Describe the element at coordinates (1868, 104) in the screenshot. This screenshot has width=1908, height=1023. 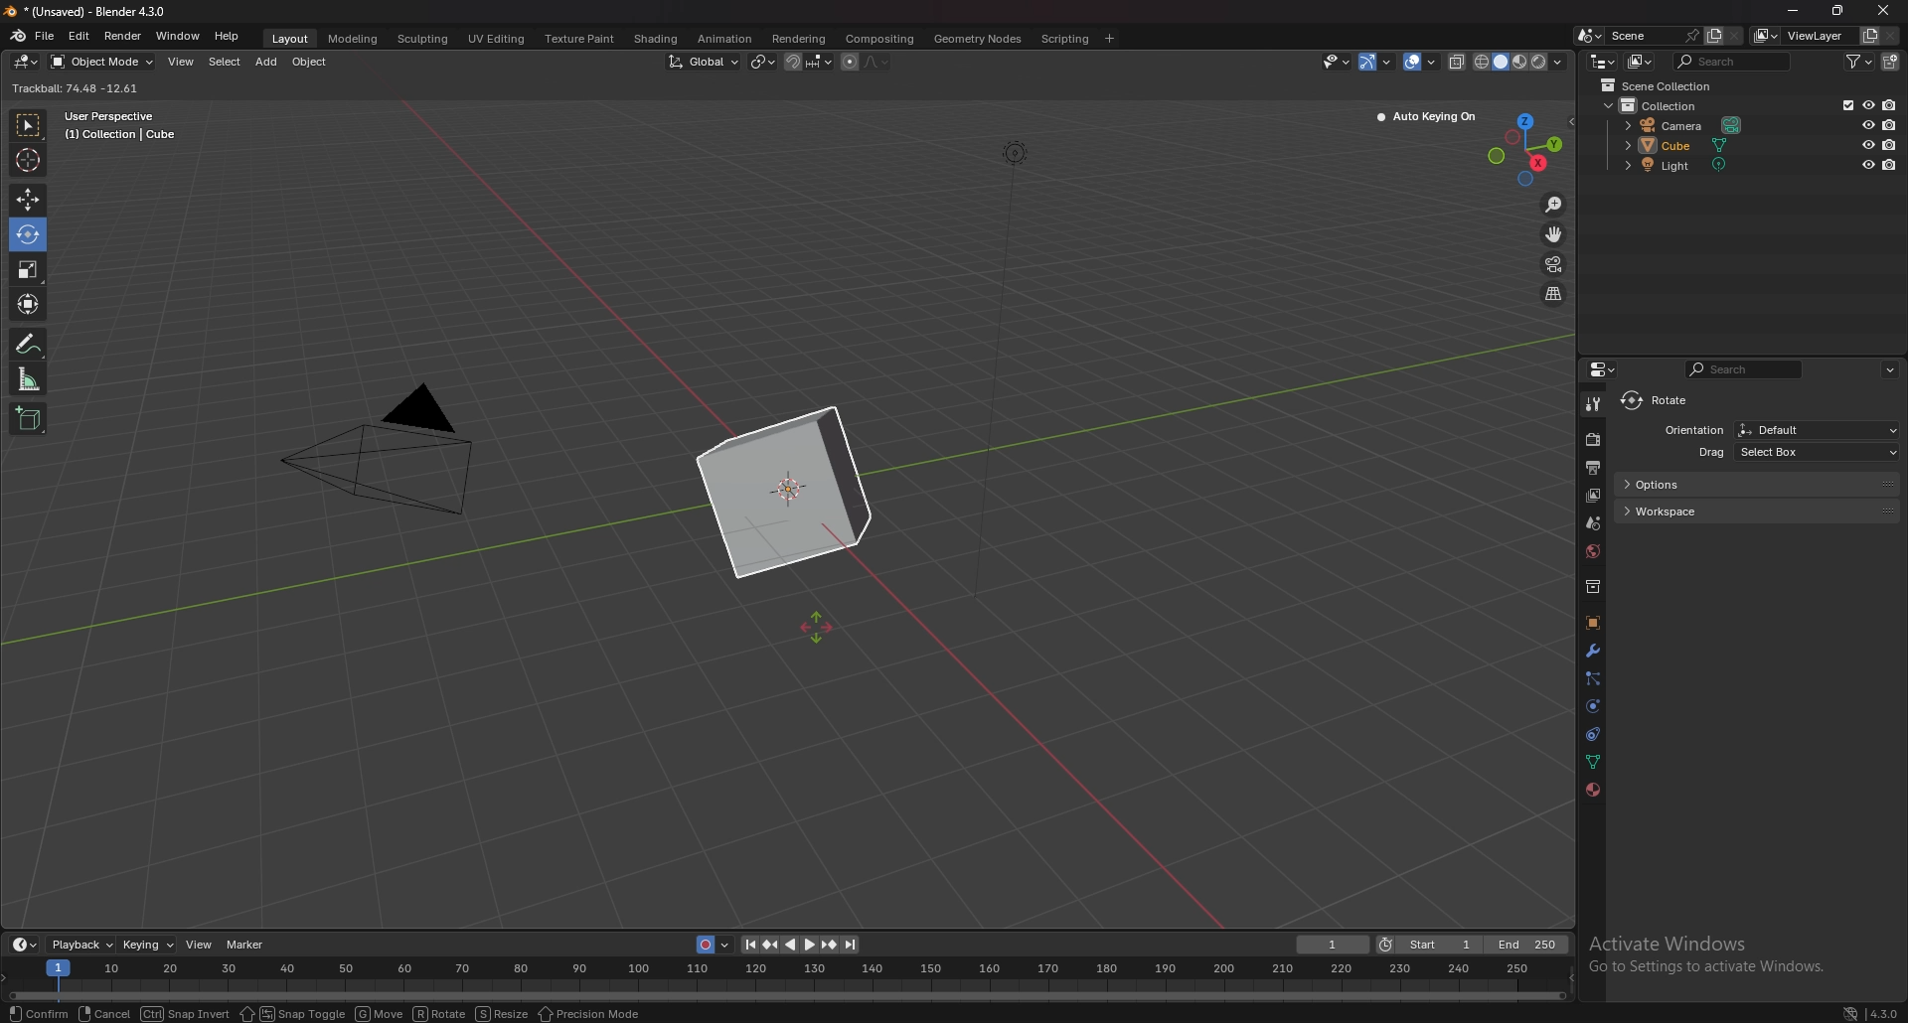
I see `hide in view port` at that location.